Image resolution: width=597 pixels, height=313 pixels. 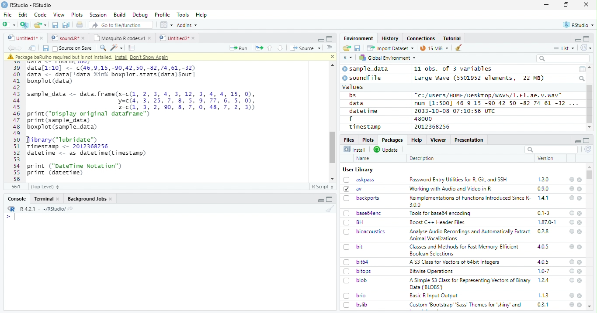 I want to click on timestamp, so click(x=364, y=126).